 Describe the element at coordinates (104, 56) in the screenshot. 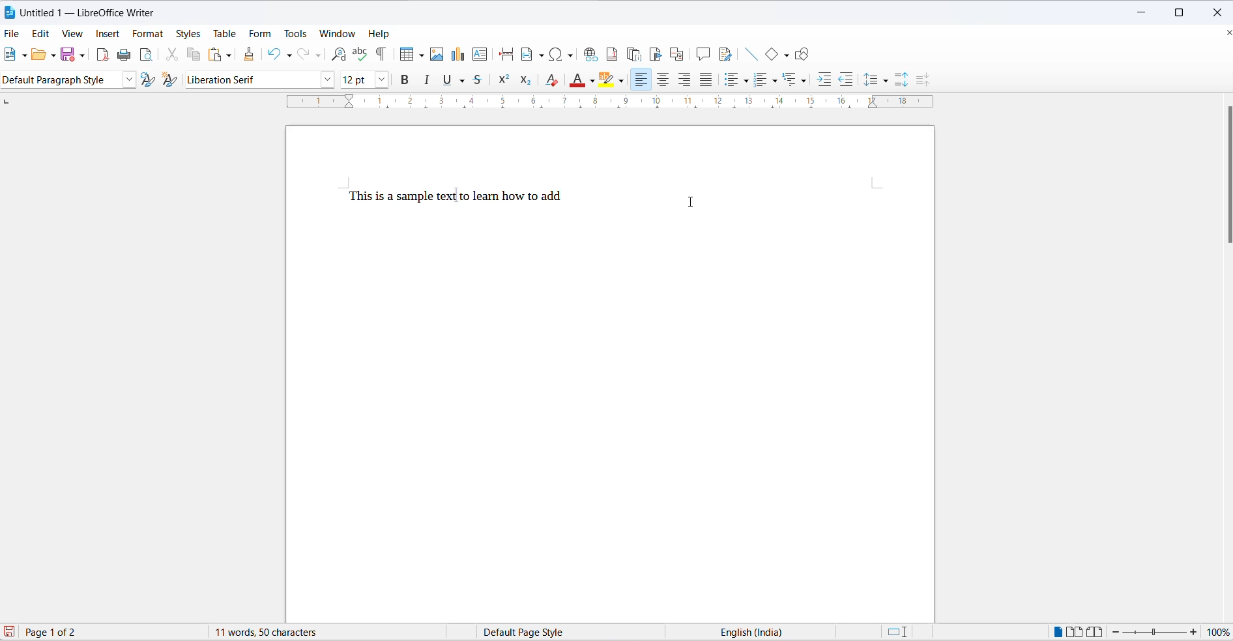

I see `export as pdf` at that location.